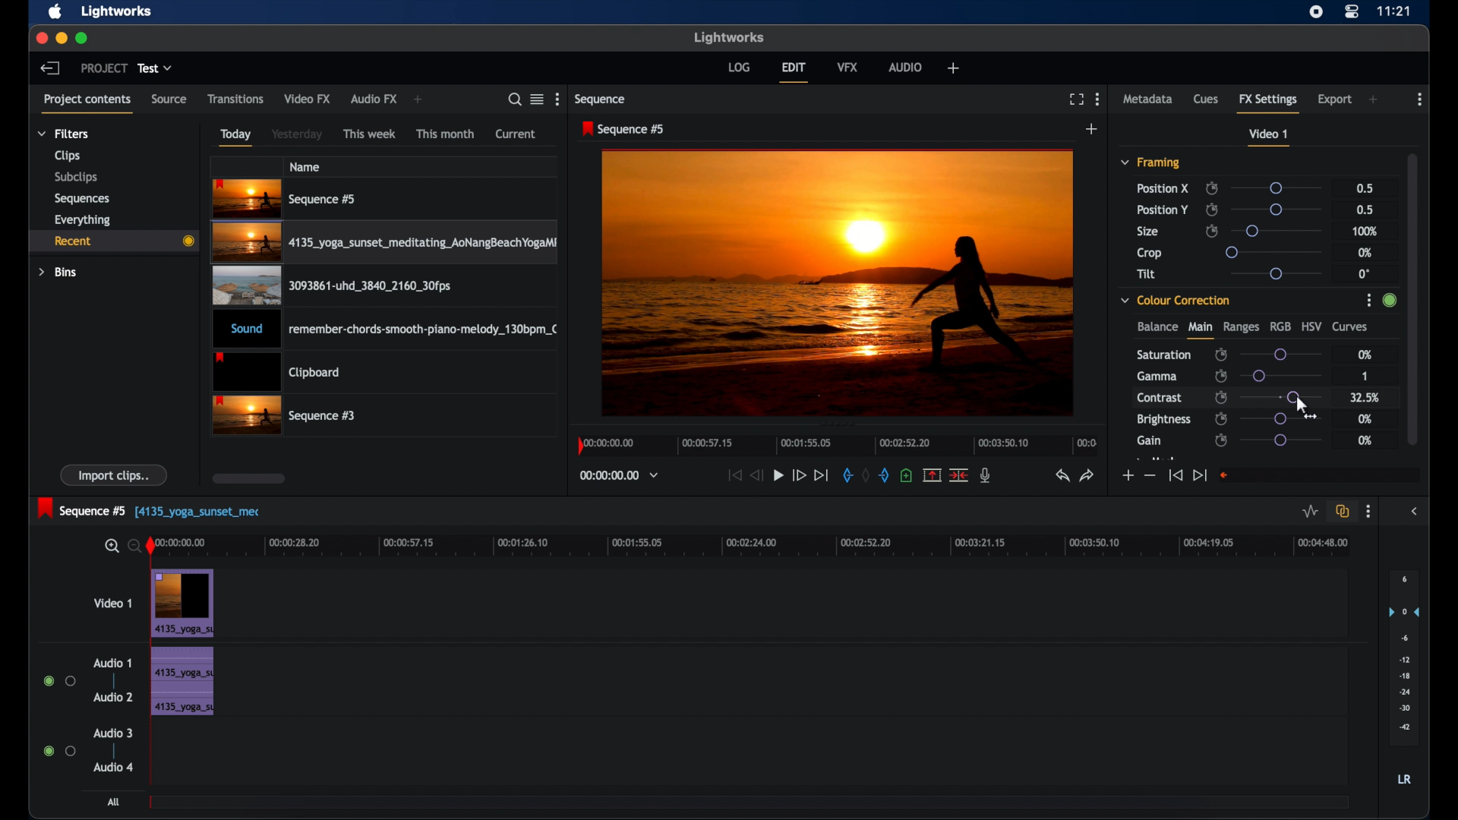  I want to click on timecodesand reels, so click(620, 475).